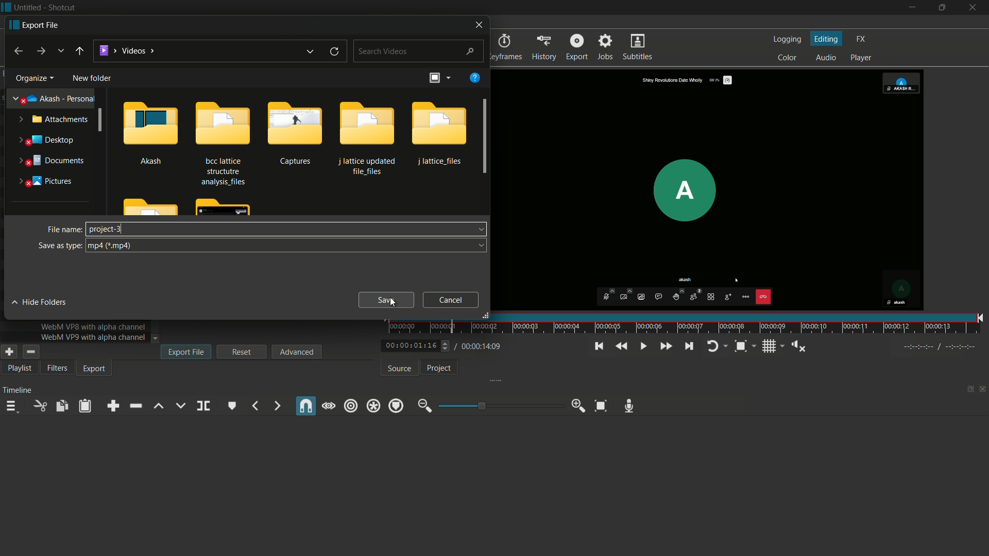 The height and width of the screenshot is (556, 989). What do you see at coordinates (55, 97) in the screenshot?
I see `akash personal` at bounding box center [55, 97].